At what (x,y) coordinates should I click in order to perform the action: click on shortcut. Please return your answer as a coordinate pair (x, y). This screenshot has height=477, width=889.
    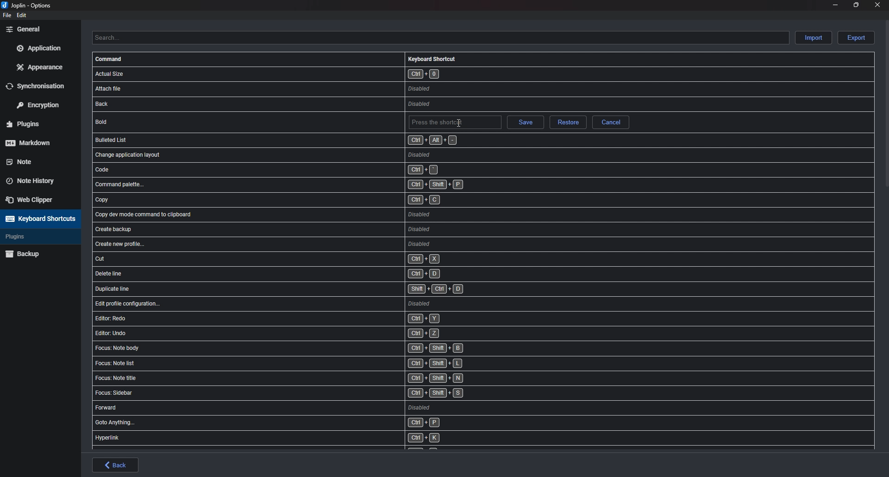
    Looking at the image, I should click on (309, 318).